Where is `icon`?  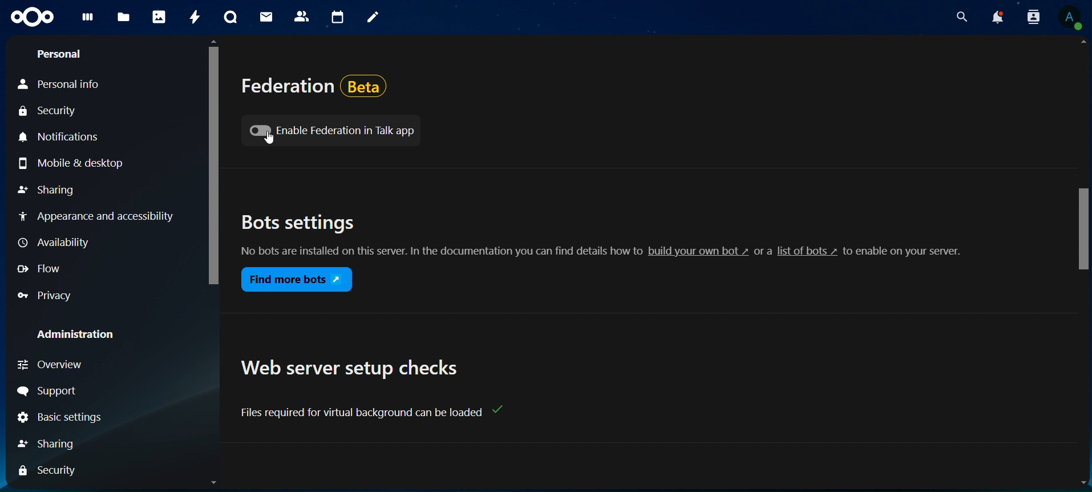 icon is located at coordinates (34, 18).